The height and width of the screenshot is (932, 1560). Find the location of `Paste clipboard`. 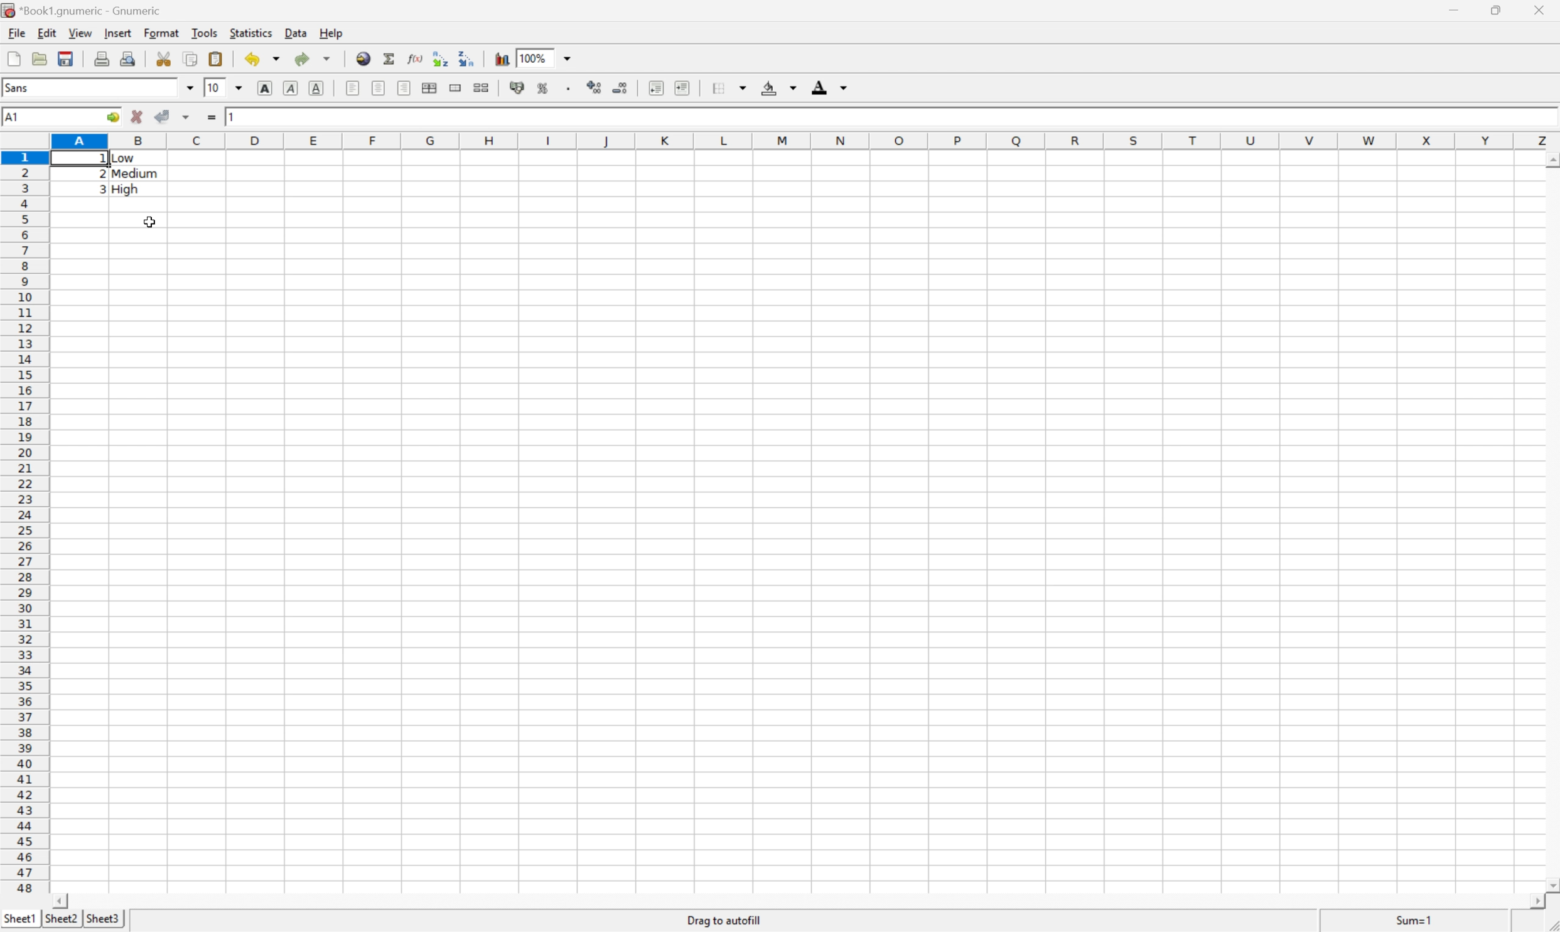

Paste clipboard is located at coordinates (215, 59).